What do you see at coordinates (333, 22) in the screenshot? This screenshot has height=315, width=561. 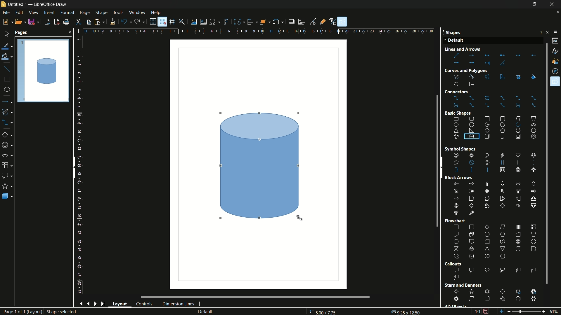 I see `toggle extrusion` at bounding box center [333, 22].